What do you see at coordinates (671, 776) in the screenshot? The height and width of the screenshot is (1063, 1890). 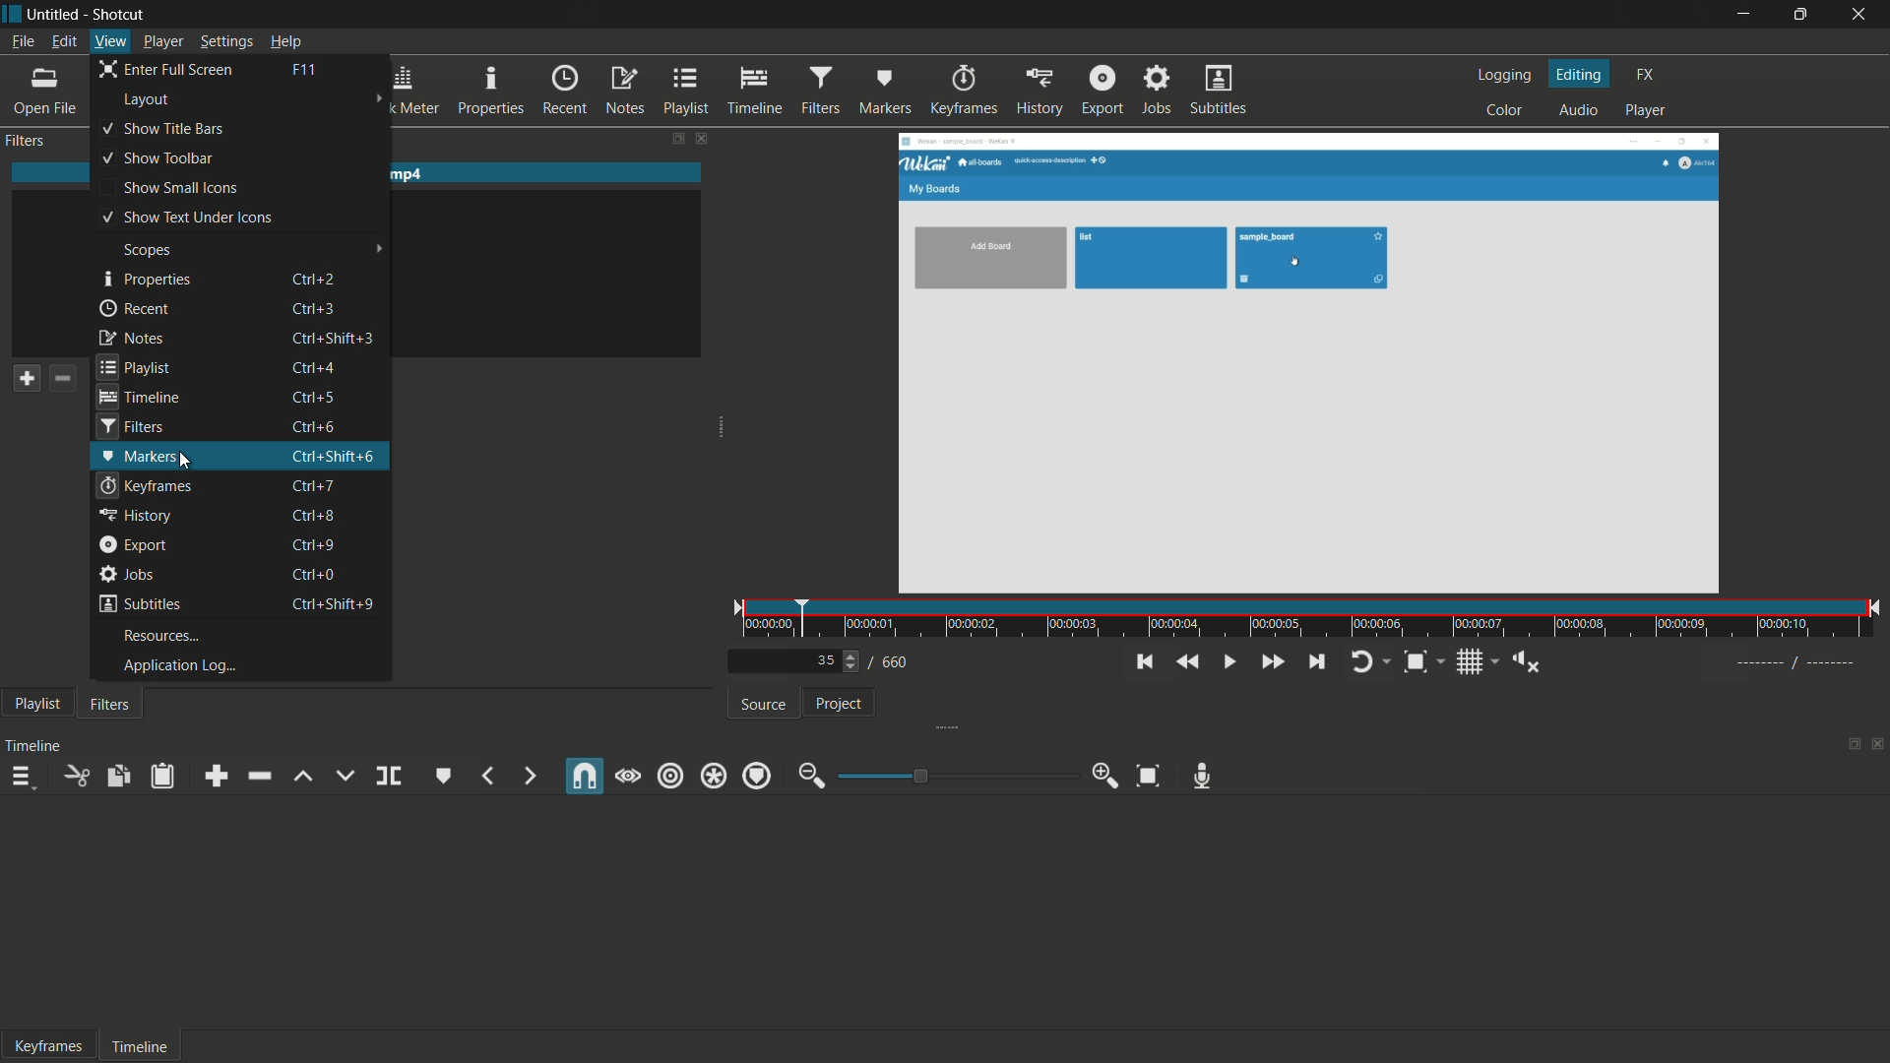 I see `ripple` at bounding box center [671, 776].